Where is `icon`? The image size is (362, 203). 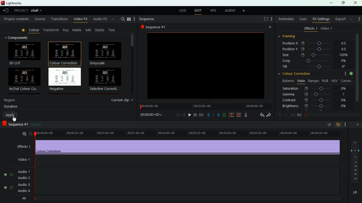
icon is located at coordinates (4, 124).